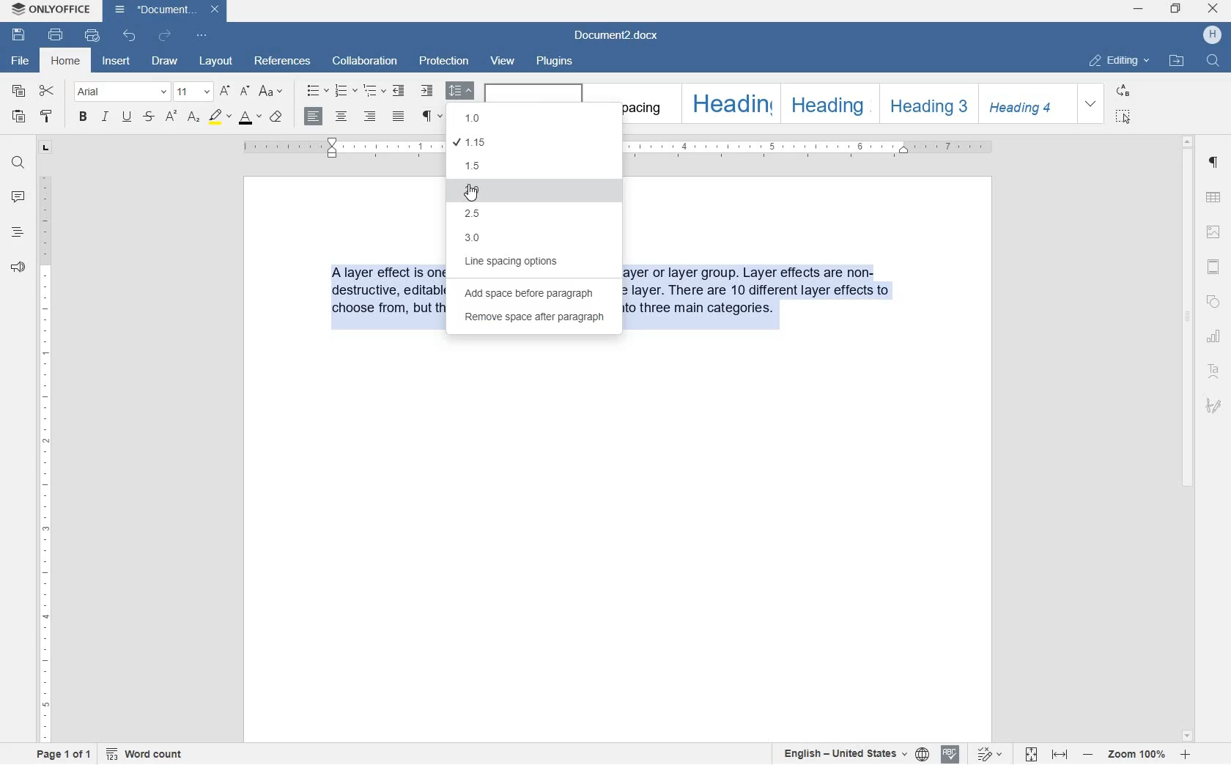 This screenshot has width=1231, height=765. I want to click on align right, so click(369, 117).